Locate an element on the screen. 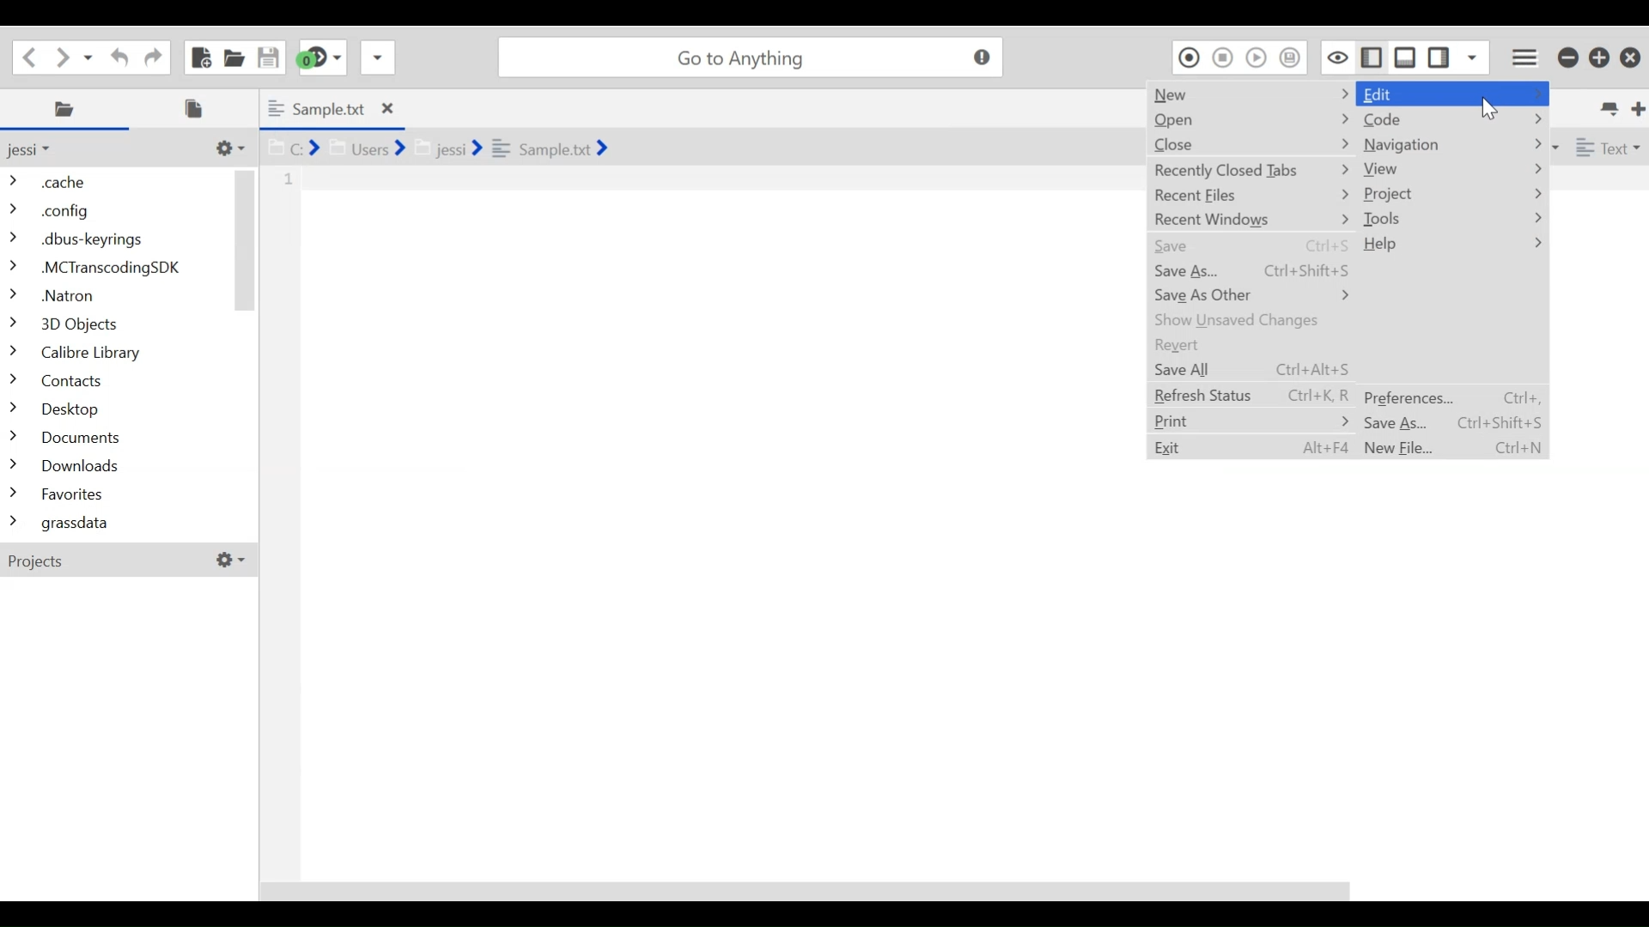  Show/ Hide left Pane is located at coordinates (1441, 57).